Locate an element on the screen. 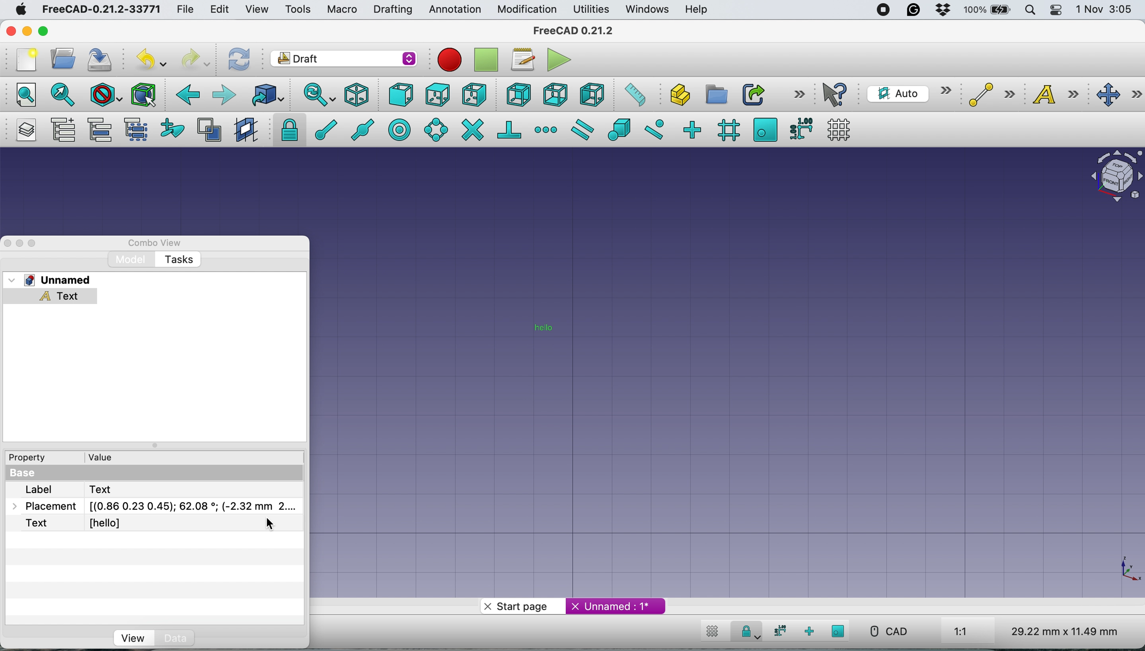  control center is located at coordinates (1057, 11).